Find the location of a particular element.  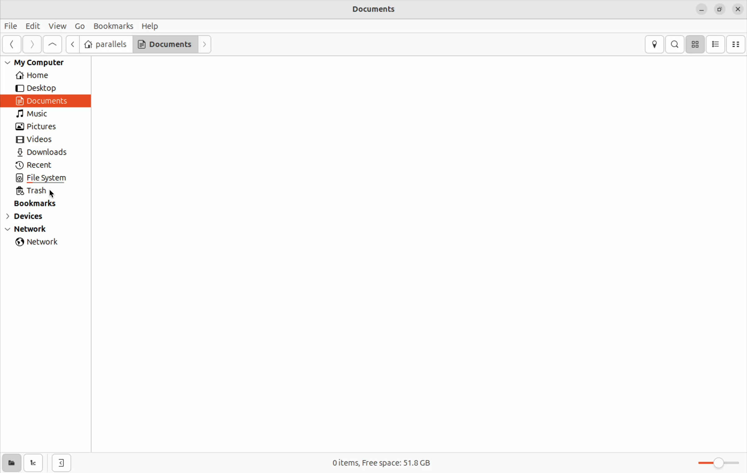

close is located at coordinates (738, 10).